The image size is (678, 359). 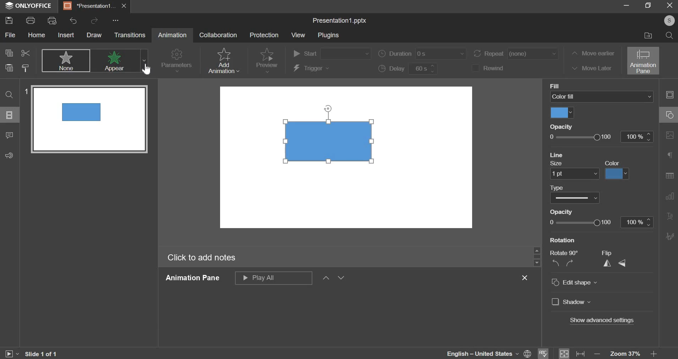 What do you see at coordinates (225, 60) in the screenshot?
I see `add animation` at bounding box center [225, 60].